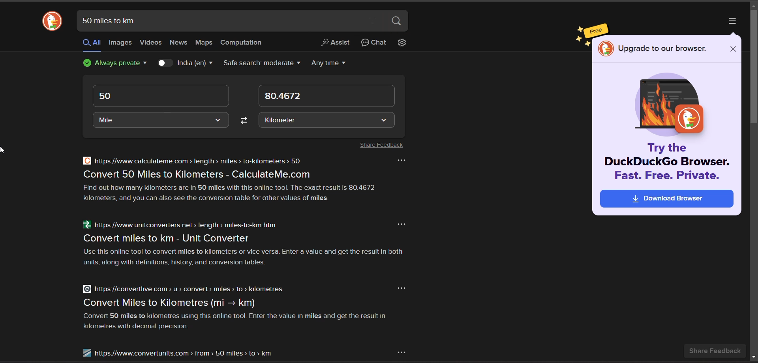  What do you see at coordinates (334, 44) in the screenshot?
I see `generate a short answer from the web` at bounding box center [334, 44].